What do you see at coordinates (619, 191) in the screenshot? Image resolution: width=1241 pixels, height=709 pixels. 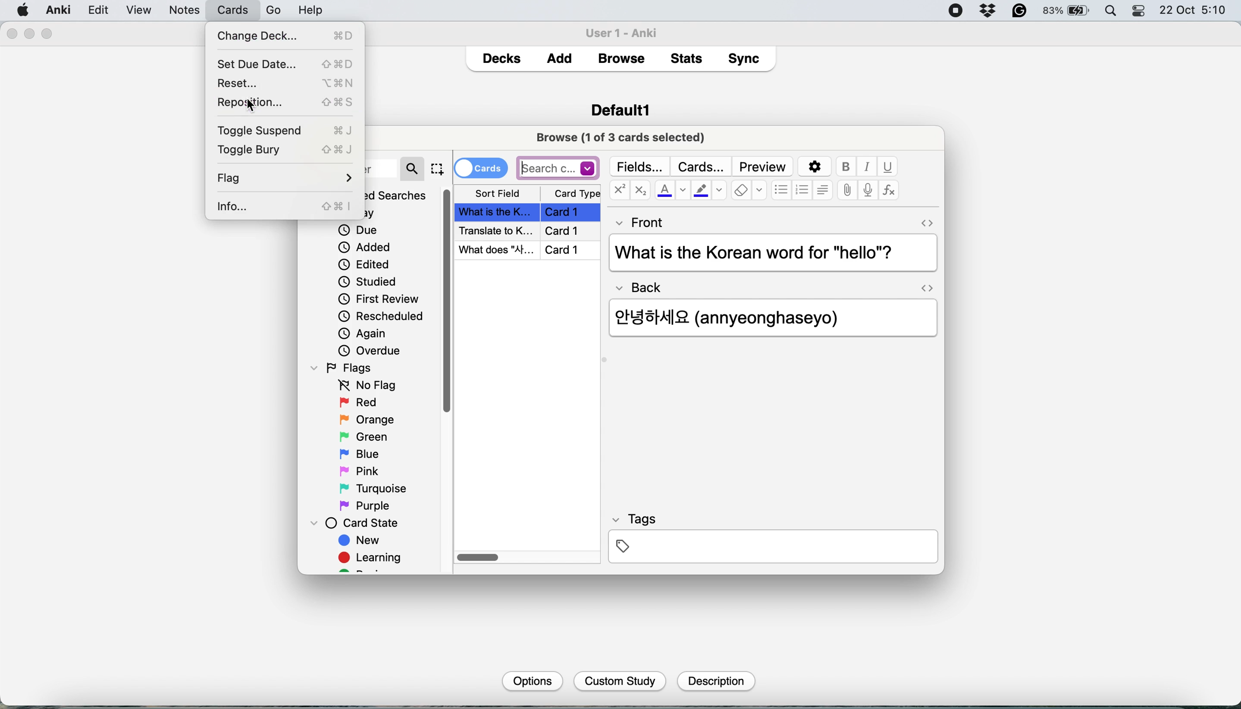 I see `superscript` at bounding box center [619, 191].